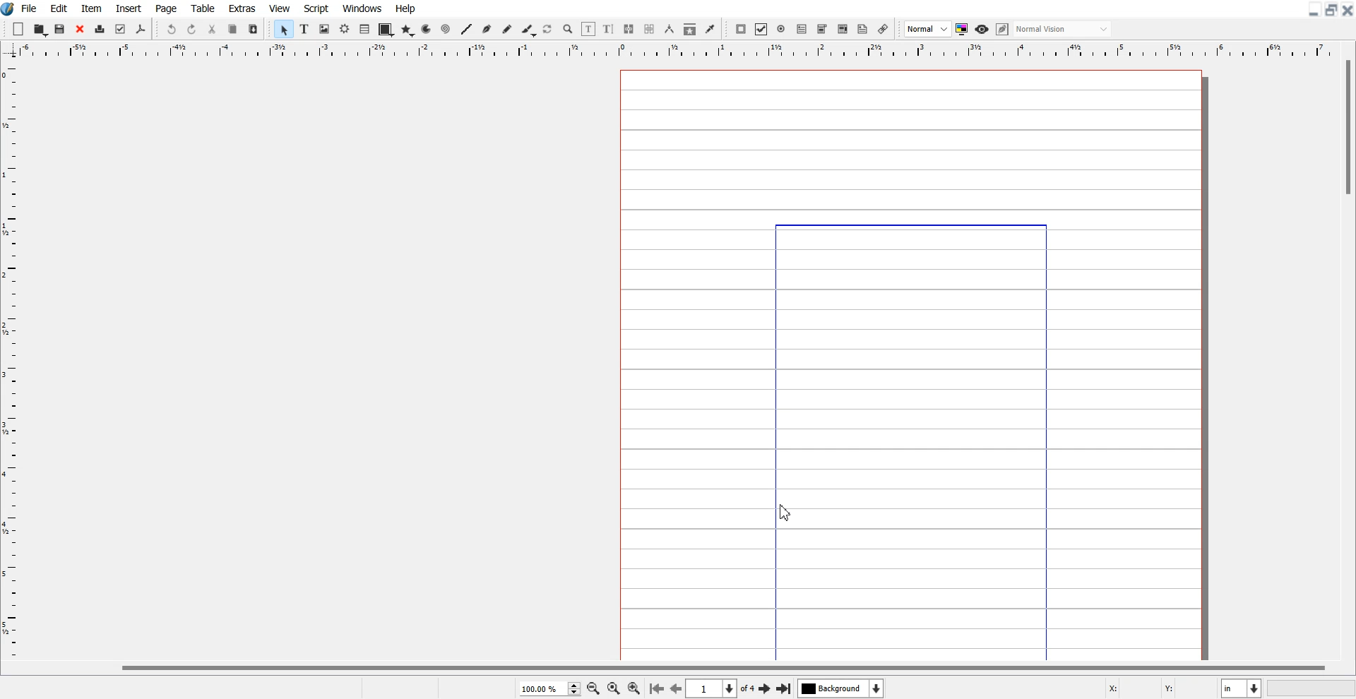 This screenshot has width=1356, height=699. Describe the element at coordinates (741, 28) in the screenshot. I see `PDF Push button` at that location.